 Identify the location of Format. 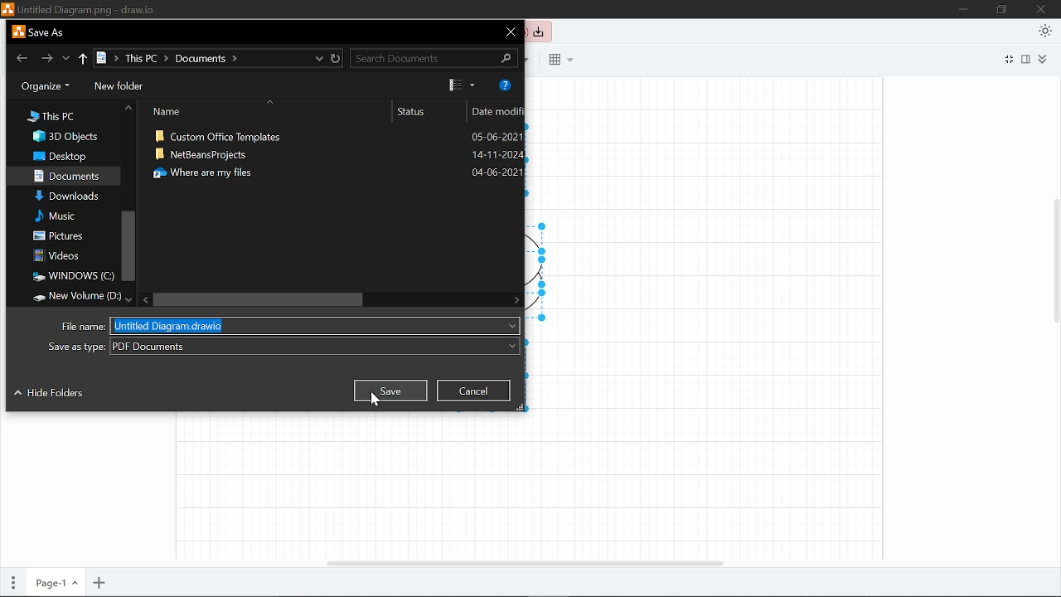
(1025, 60).